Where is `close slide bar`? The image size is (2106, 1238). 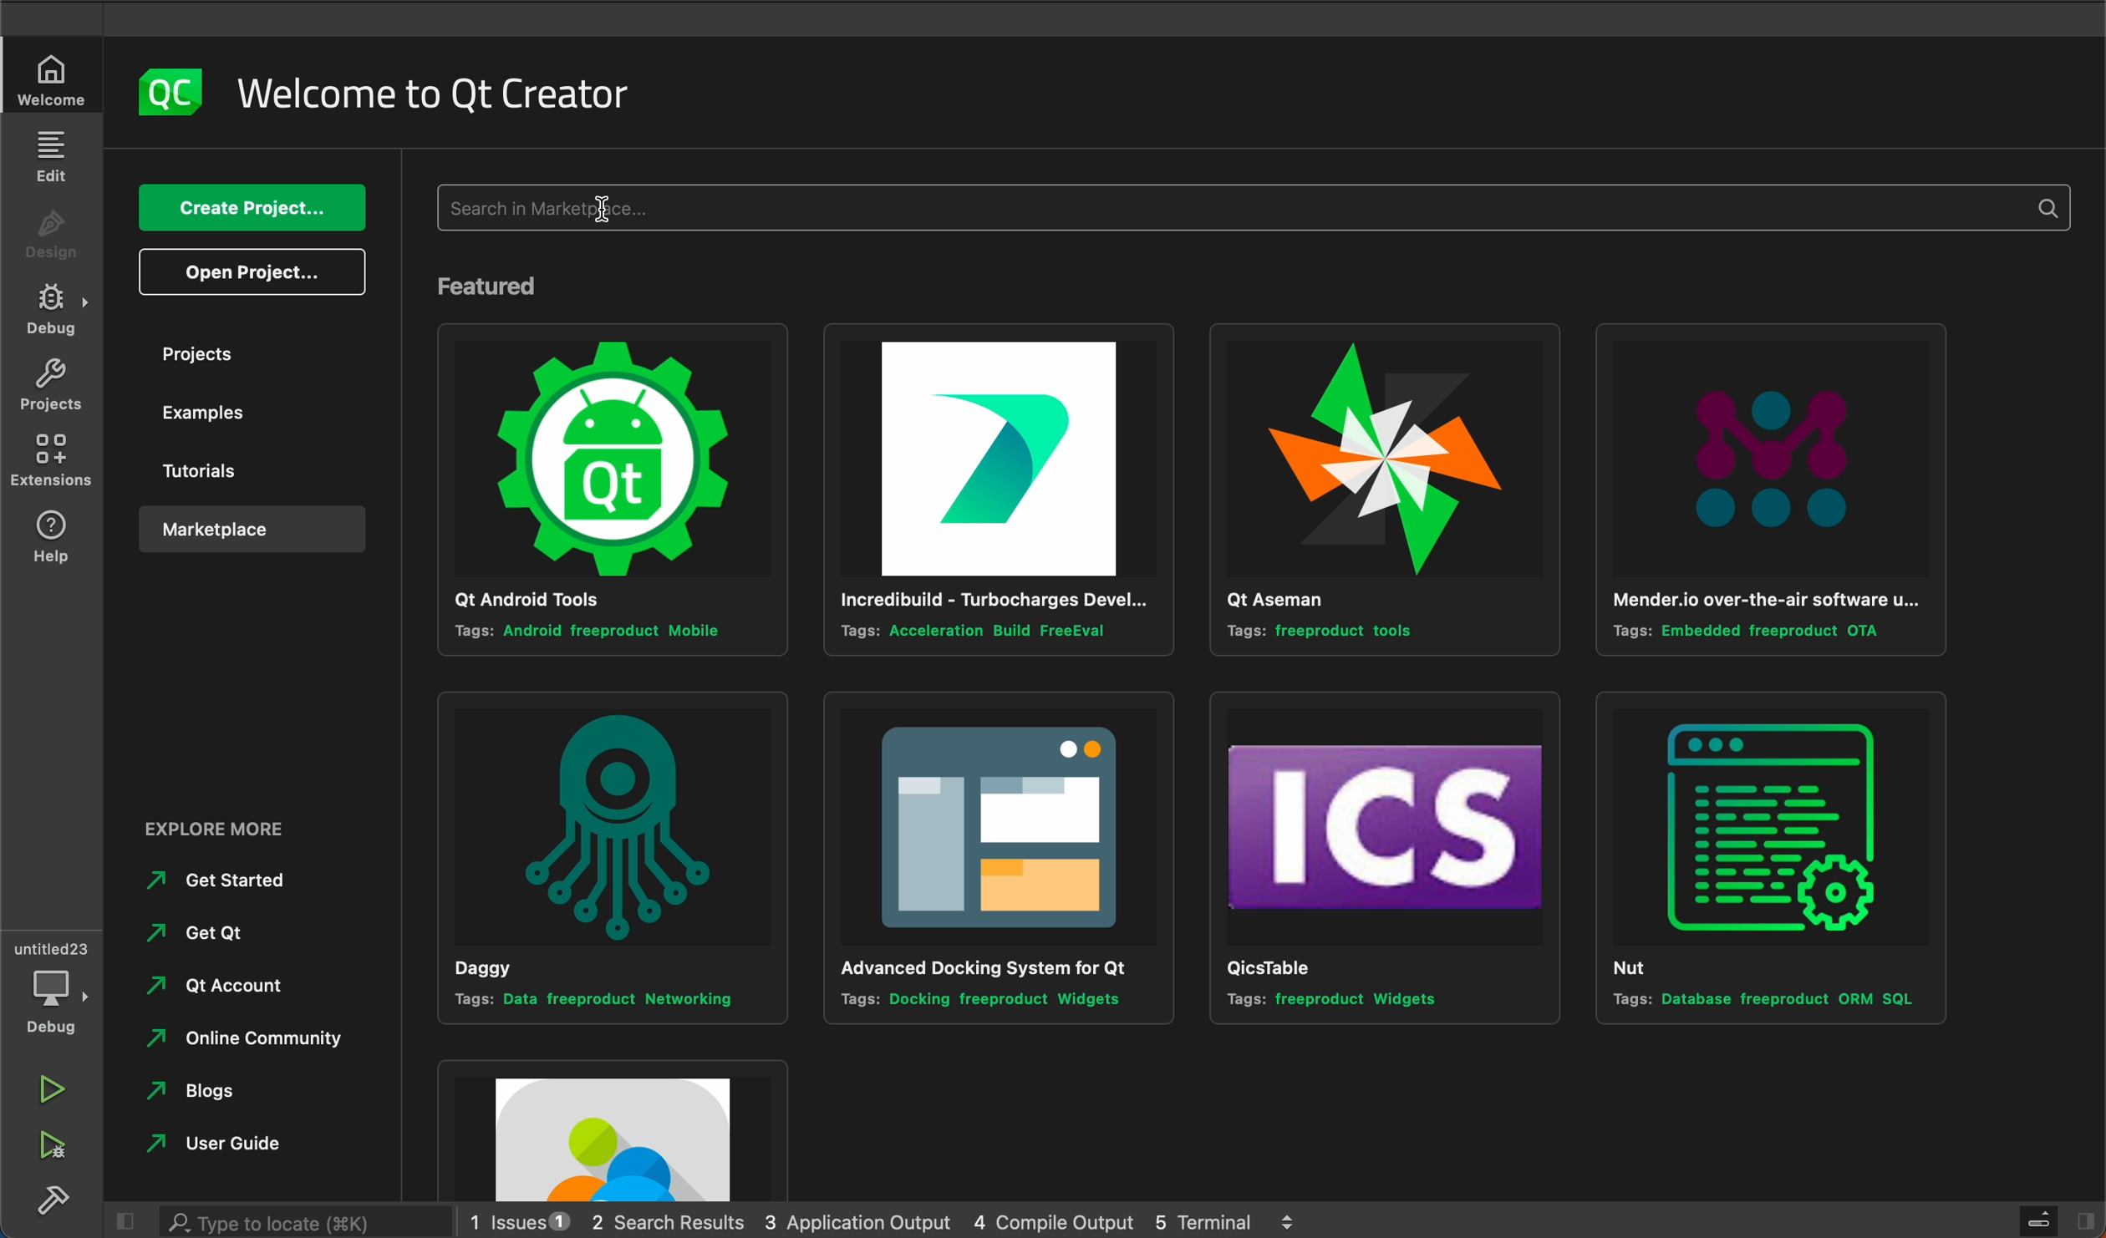
close slide bar is located at coordinates (120, 1220).